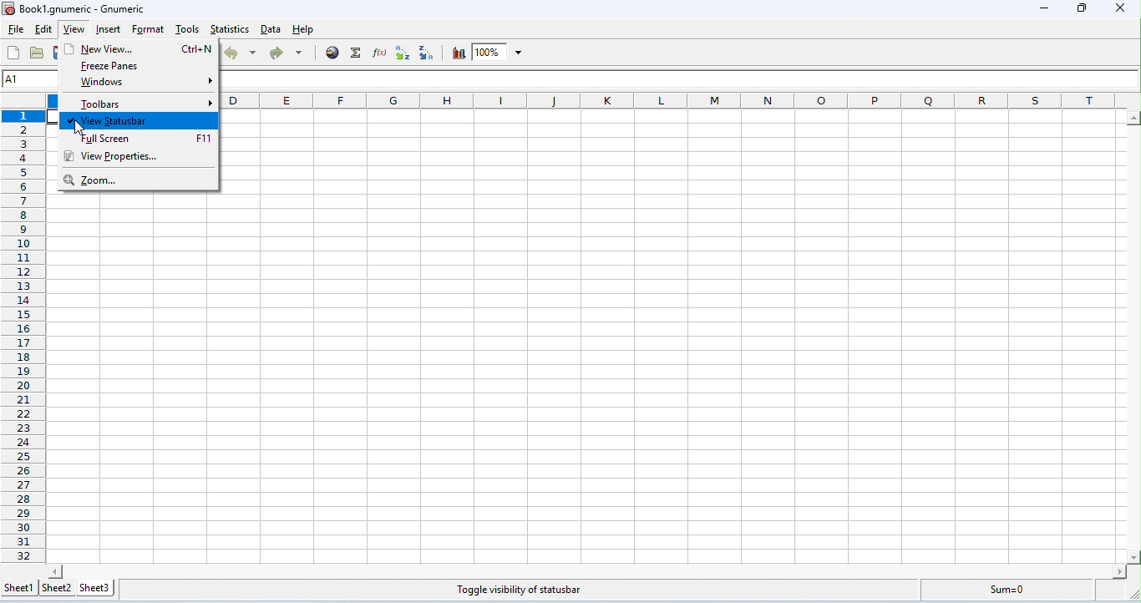  I want to click on cursor movement, so click(80, 129).